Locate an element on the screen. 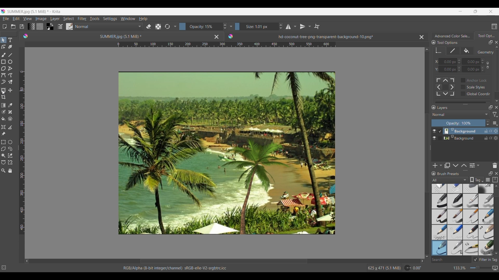 The image size is (499, 280). Horizontal slider is located at coordinates (224, 261).